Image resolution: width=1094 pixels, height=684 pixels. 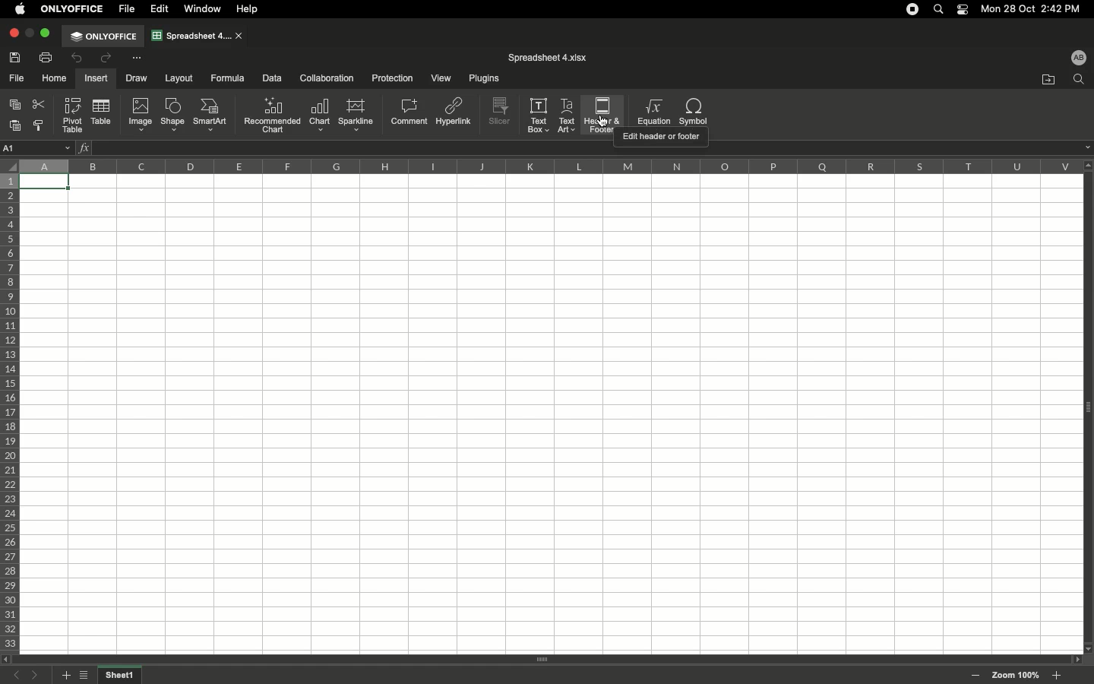 What do you see at coordinates (389, 78) in the screenshot?
I see `Protection` at bounding box center [389, 78].